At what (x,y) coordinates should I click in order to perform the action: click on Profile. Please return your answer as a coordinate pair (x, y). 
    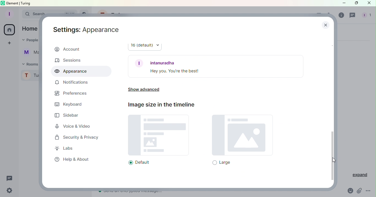
    Looking at the image, I should click on (8, 13).